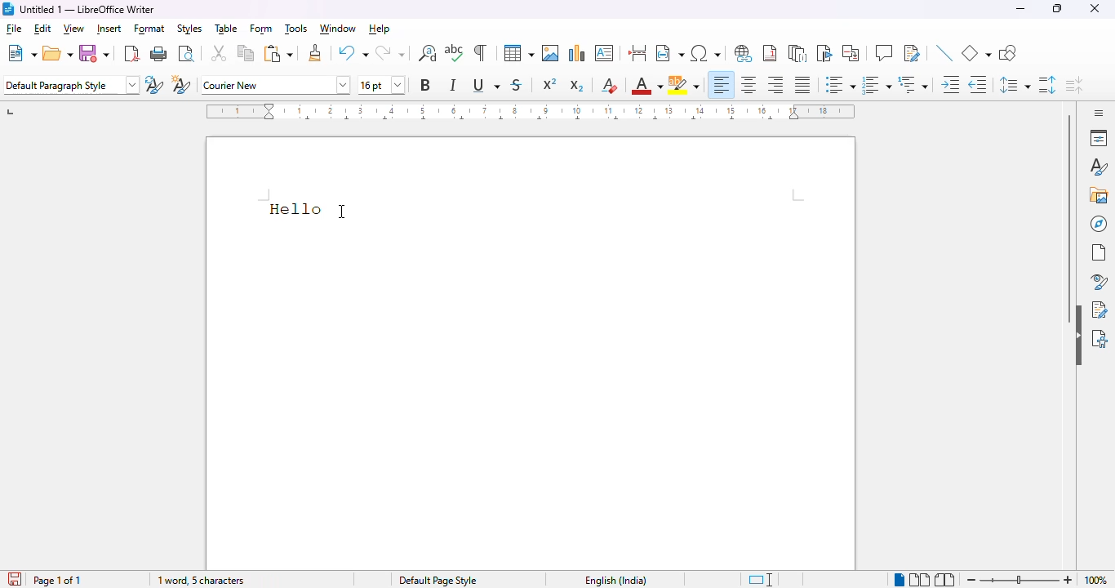 The image size is (1115, 588). Describe the element at coordinates (604, 53) in the screenshot. I see `insert text box` at that location.